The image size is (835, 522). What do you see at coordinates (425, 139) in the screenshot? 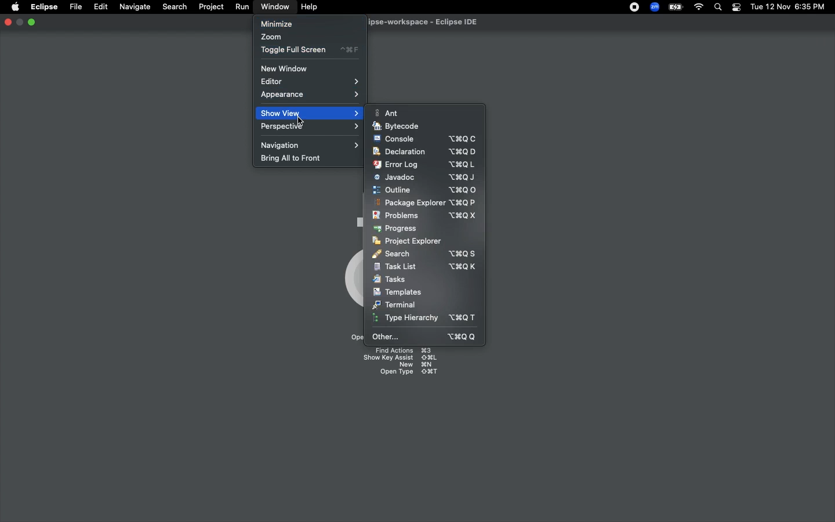
I see `Console` at bounding box center [425, 139].